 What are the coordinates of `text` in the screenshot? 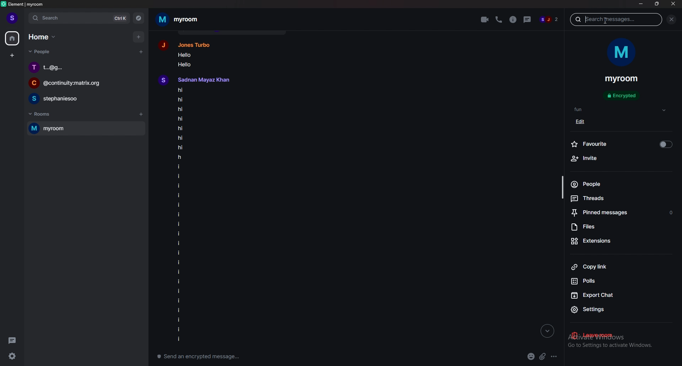 It's located at (194, 59).